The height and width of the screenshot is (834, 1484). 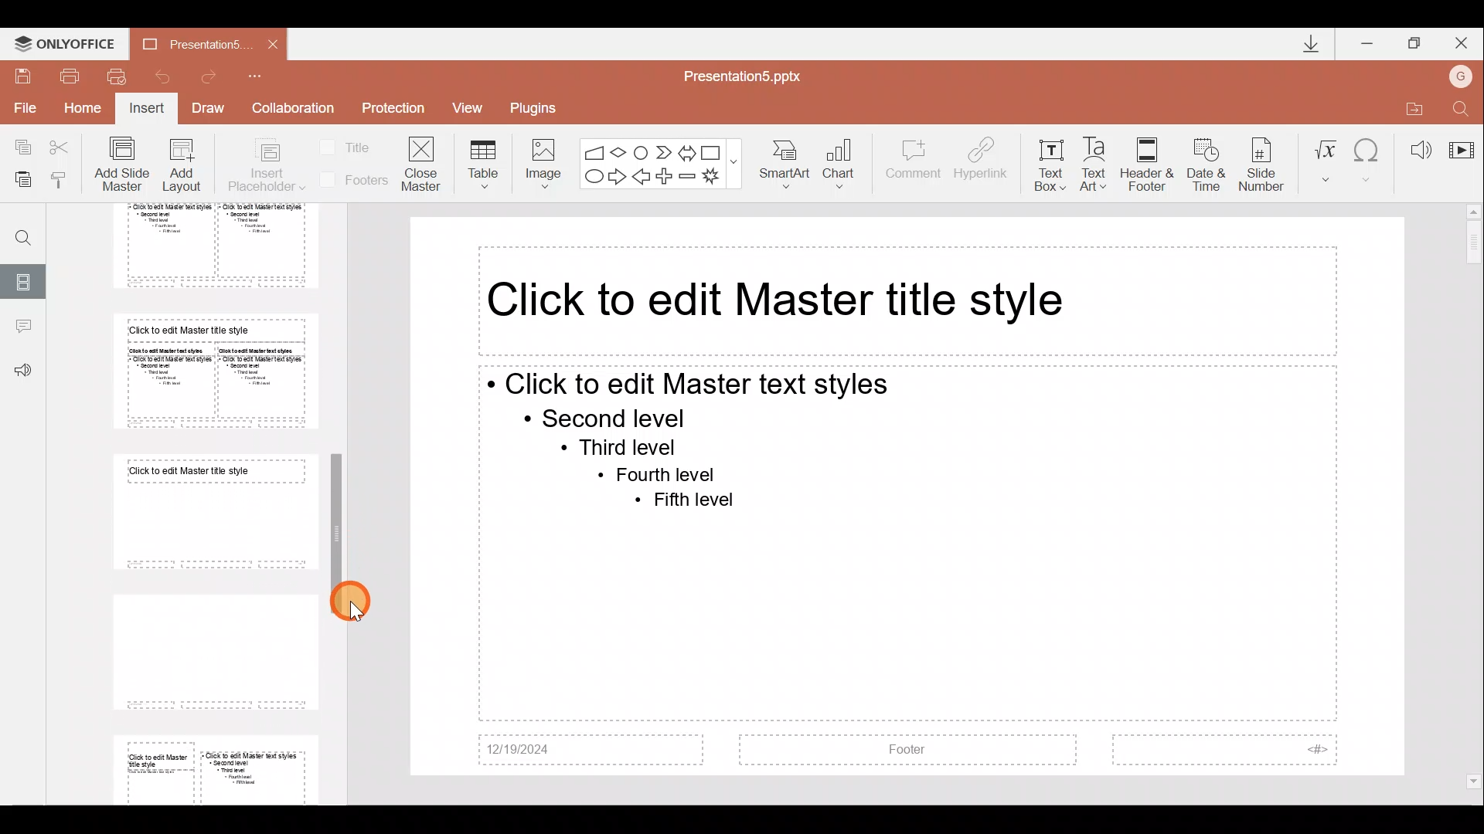 I want to click on Slides, so click(x=25, y=280).